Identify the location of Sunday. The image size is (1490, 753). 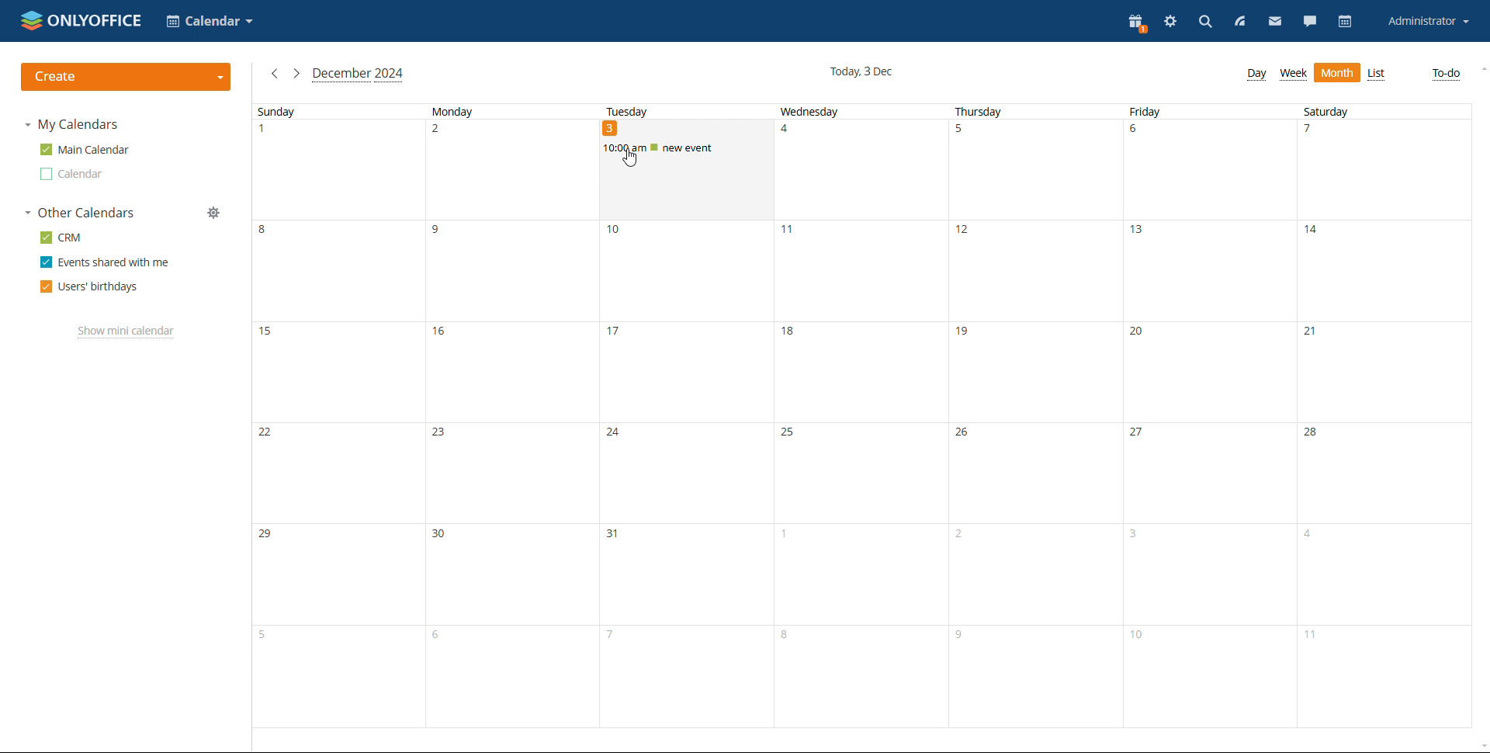
(334, 111).